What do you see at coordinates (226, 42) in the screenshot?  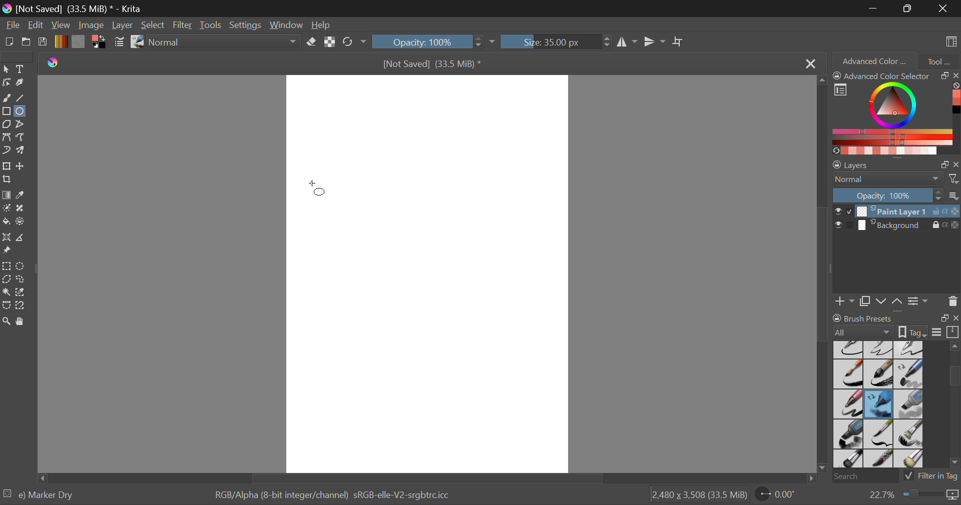 I see `Blending Mode` at bounding box center [226, 42].